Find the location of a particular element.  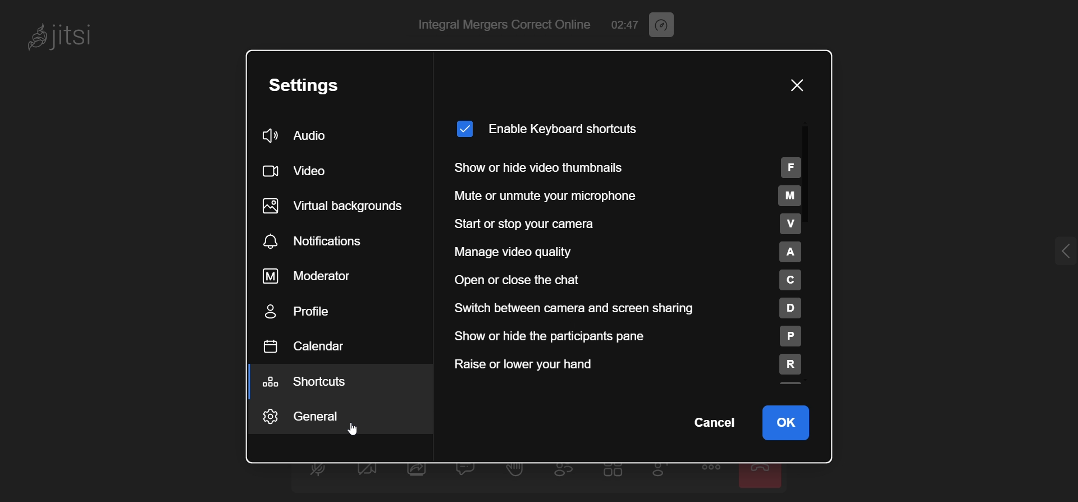

raise or lower your hand is located at coordinates (626, 368).